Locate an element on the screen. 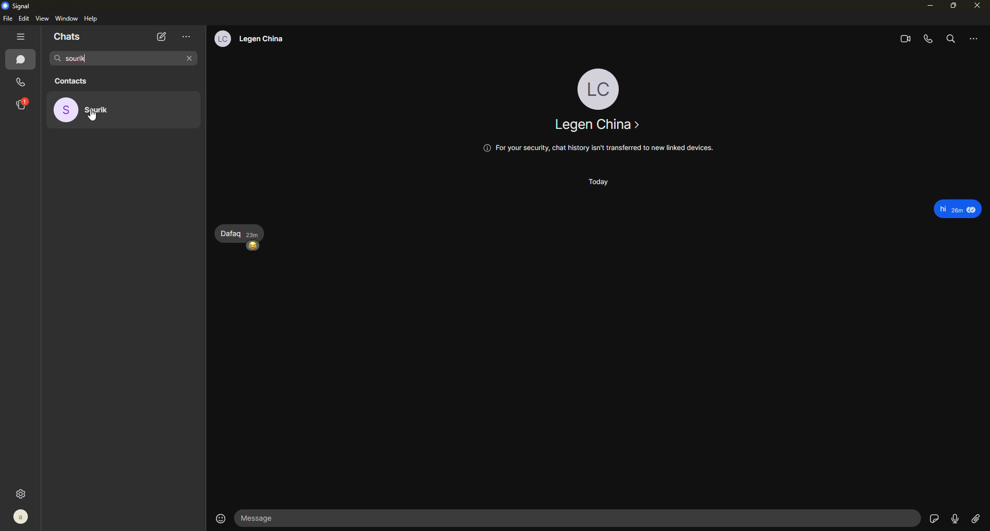 The width and height of the screenshot is (990, 531). sticker is located at coordinates (933, 519).